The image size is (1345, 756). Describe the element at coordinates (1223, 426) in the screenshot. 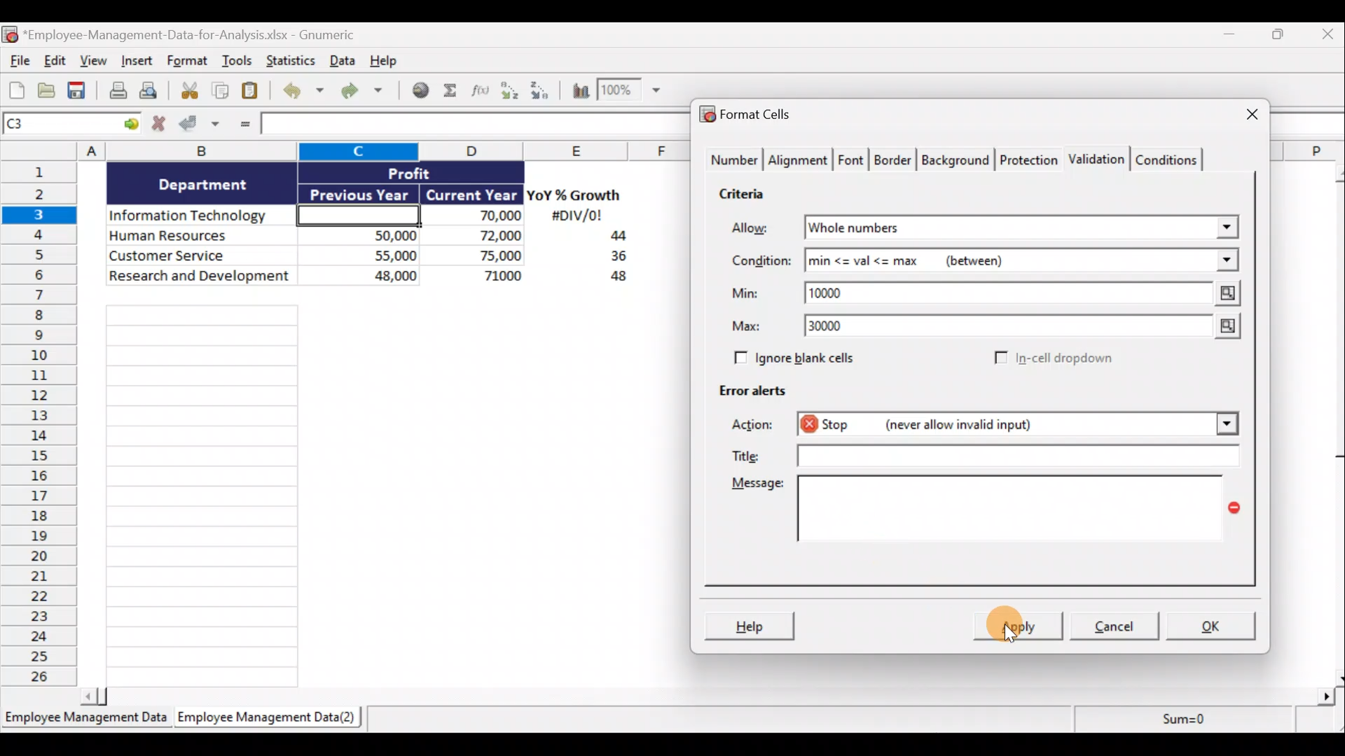

I see `Actions drop down` at that location.